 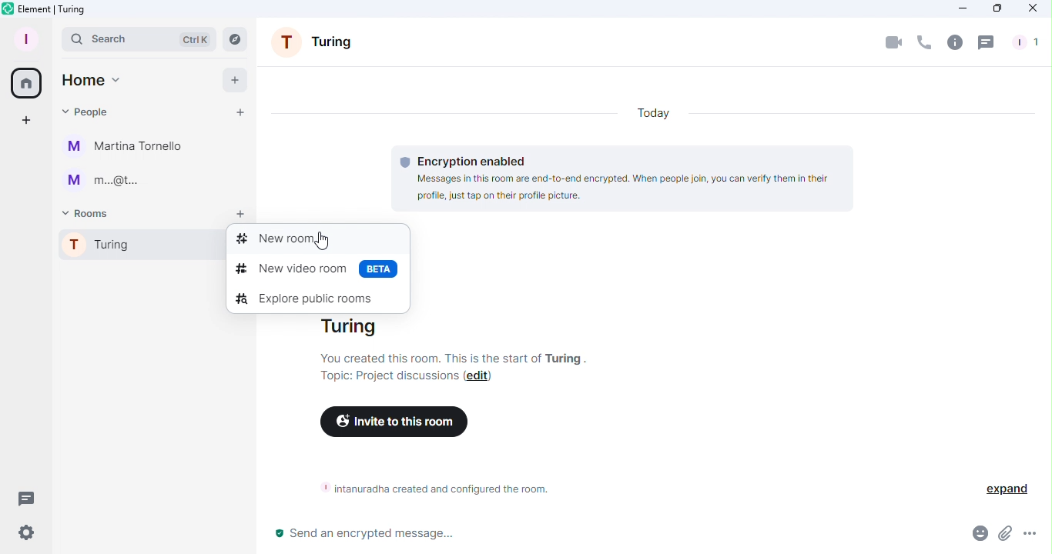 I want to click on Information, so click(x=429, y=488).